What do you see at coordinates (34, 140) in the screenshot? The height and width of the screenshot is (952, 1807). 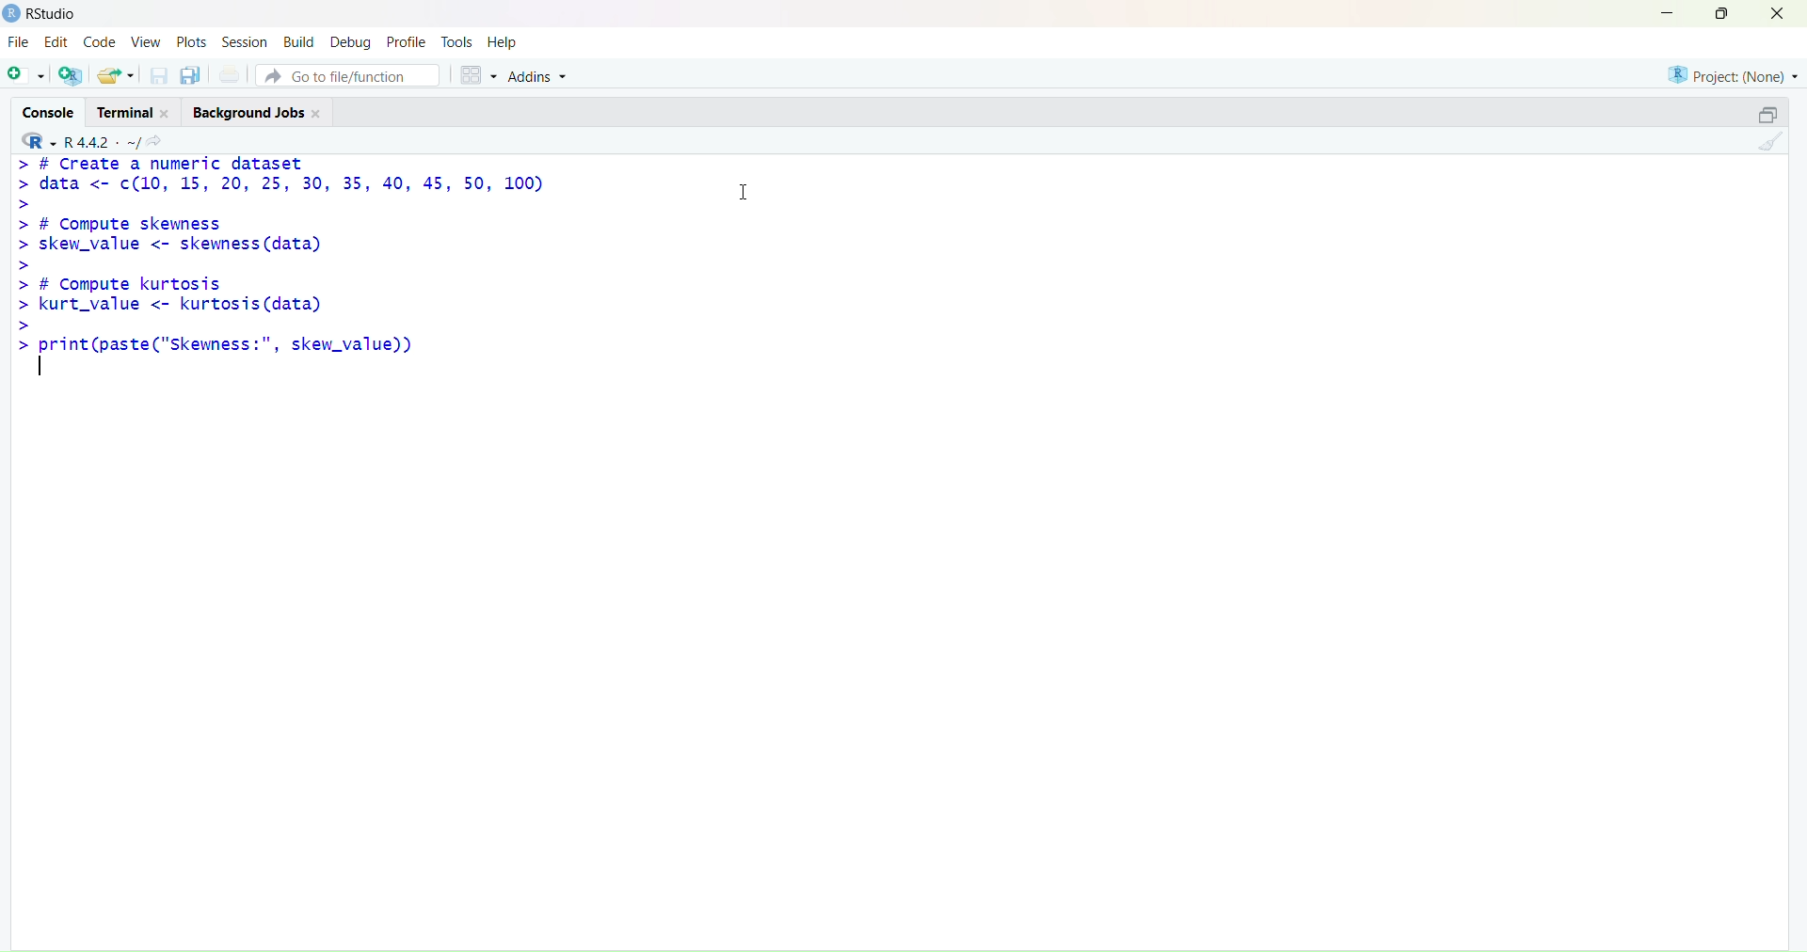 I see `R` at bounding box center [34, 140].